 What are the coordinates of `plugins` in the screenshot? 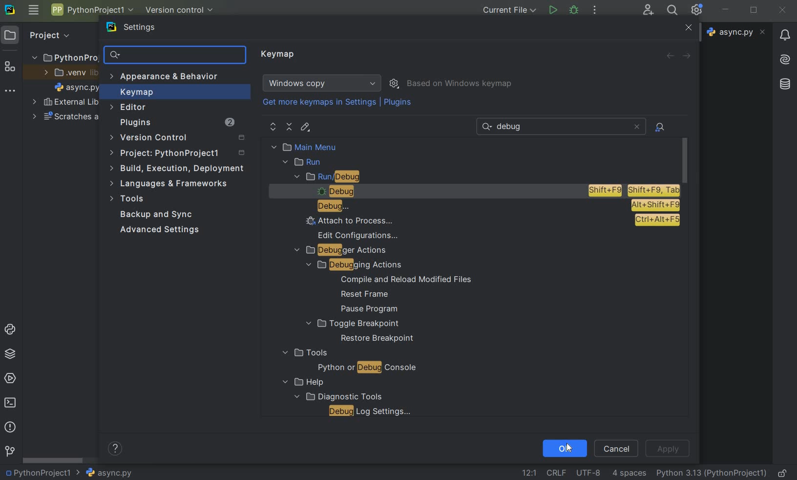 It's located at (399, 104).